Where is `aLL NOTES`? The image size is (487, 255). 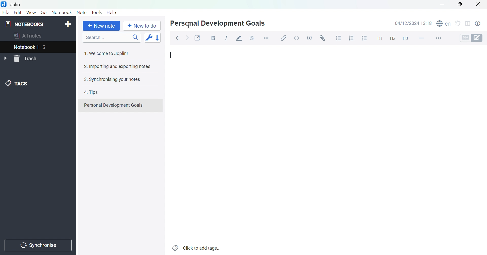 aLL NOTES is located at coordinates (31, 36).